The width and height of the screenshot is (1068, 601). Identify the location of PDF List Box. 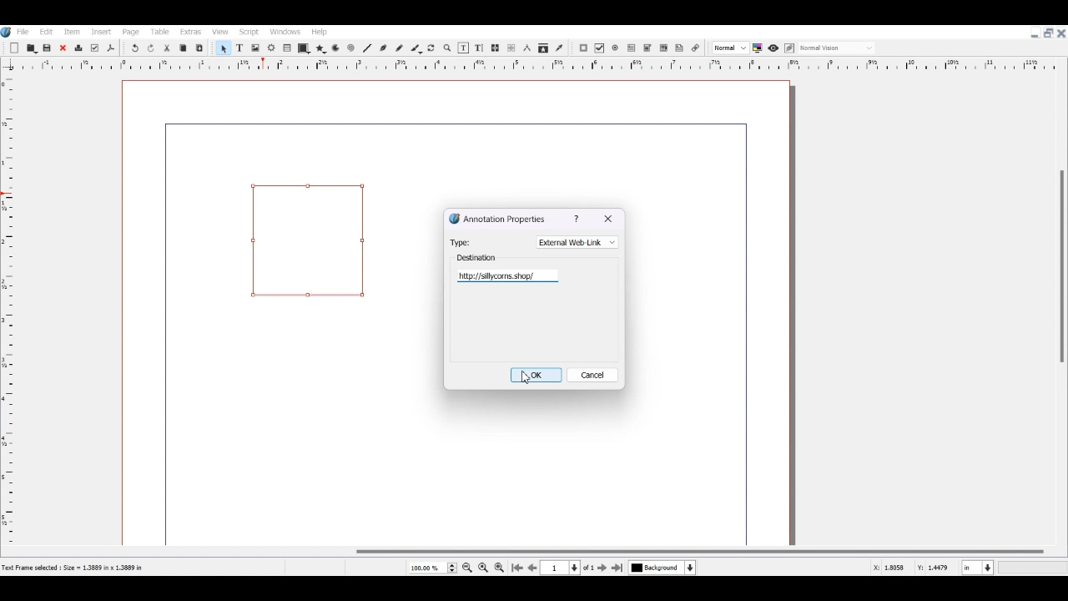
(663, 48).